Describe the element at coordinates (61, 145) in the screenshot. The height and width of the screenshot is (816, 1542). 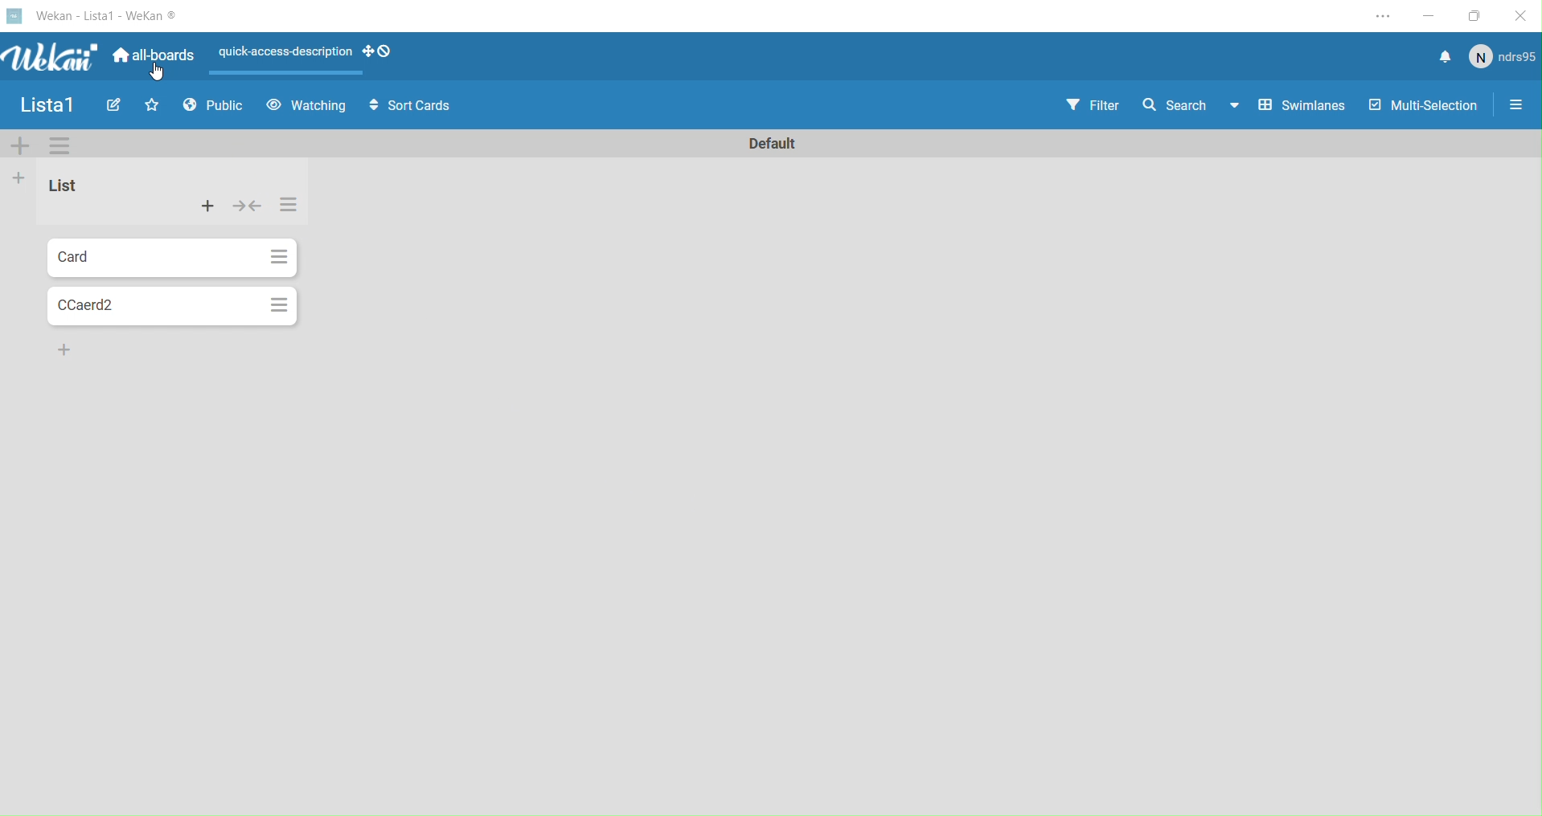
I see `Options` at that location.